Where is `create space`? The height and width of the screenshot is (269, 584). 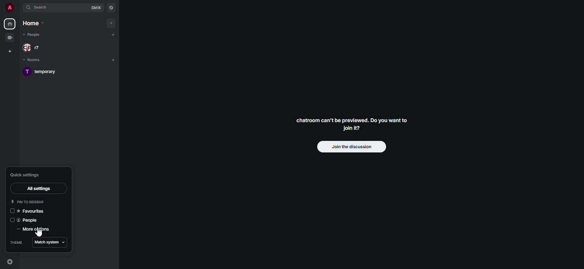
create space is located at coordinates (10, 52).